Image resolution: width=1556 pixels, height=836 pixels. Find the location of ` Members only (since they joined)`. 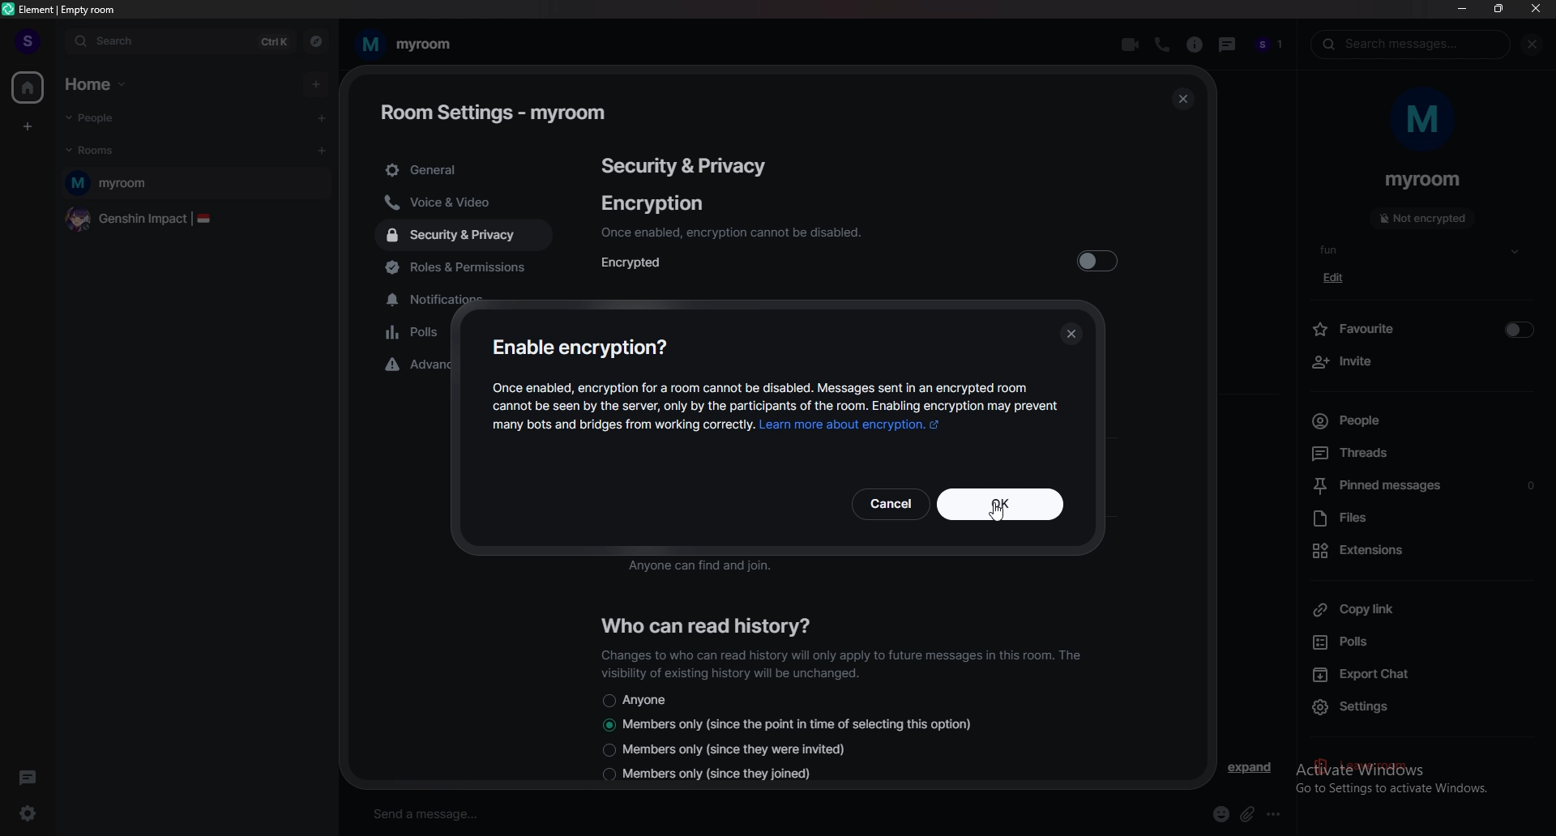

 Members only (since they joined) is located at coordinates (707, 775).